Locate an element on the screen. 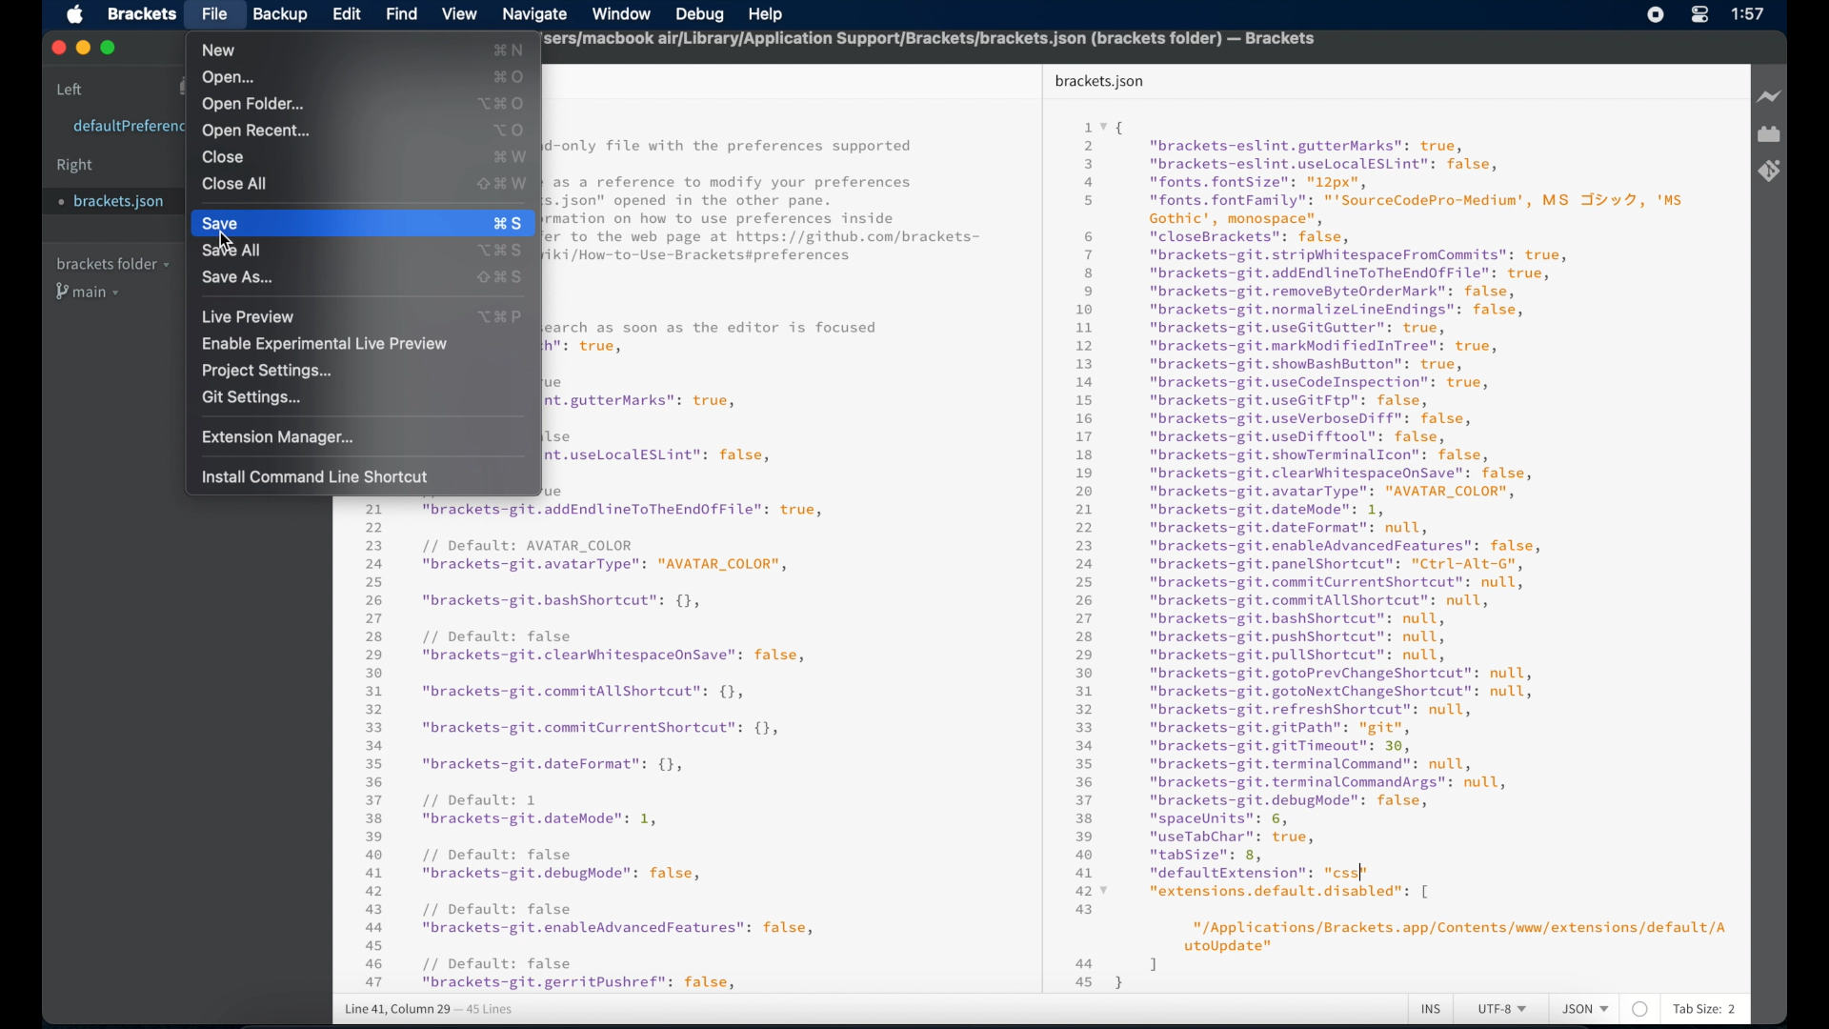 This screenshot has height=1029, width=1829. new shortcut is located at coordinates (506, 48).